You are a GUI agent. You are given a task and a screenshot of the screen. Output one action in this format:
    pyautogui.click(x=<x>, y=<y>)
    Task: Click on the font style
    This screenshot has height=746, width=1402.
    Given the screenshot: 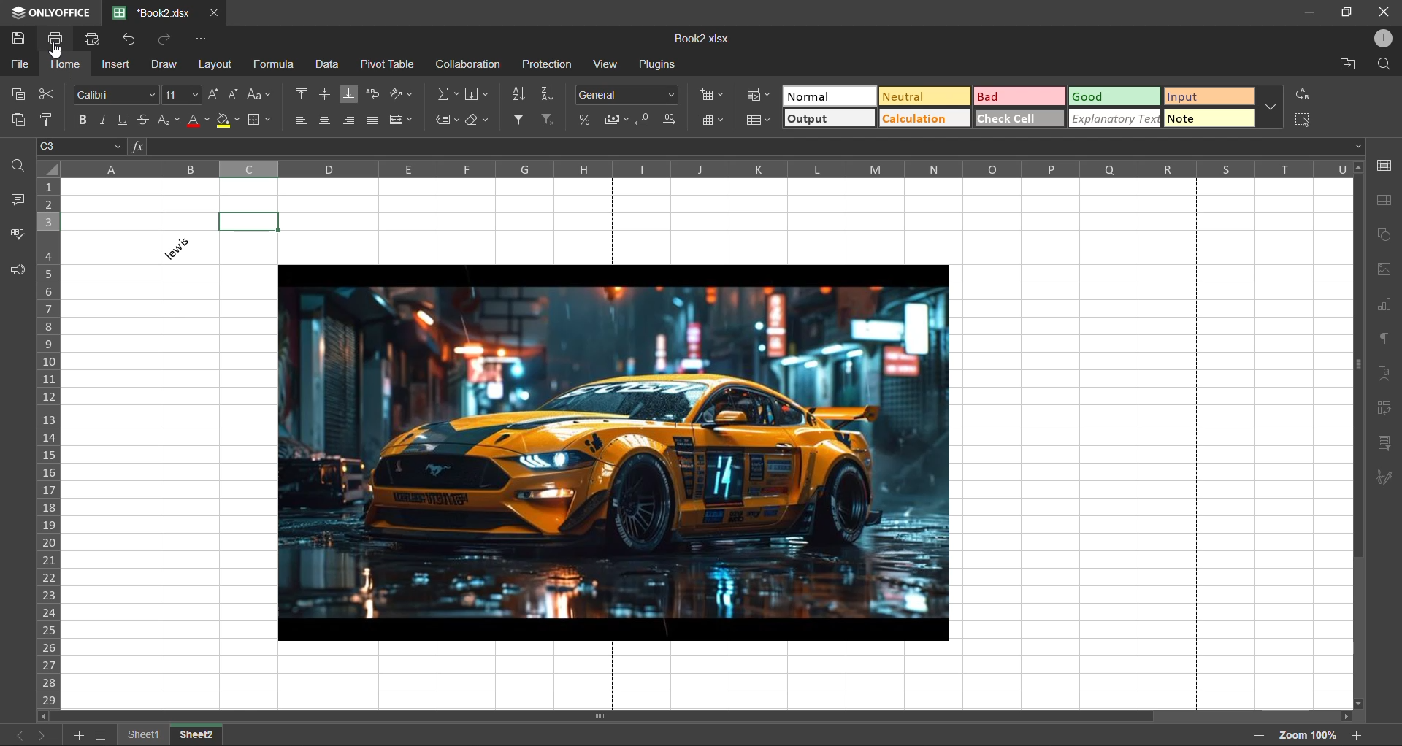 What is the action you would take?
    pyautogui.click(x=112, y=93)
    